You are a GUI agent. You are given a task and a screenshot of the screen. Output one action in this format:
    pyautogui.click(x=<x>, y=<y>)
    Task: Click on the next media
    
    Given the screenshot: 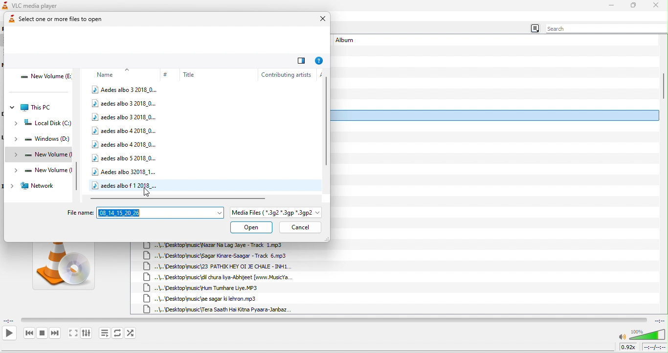 What is the action you would take?
    pyautogui.click(x=55, y=334)
    